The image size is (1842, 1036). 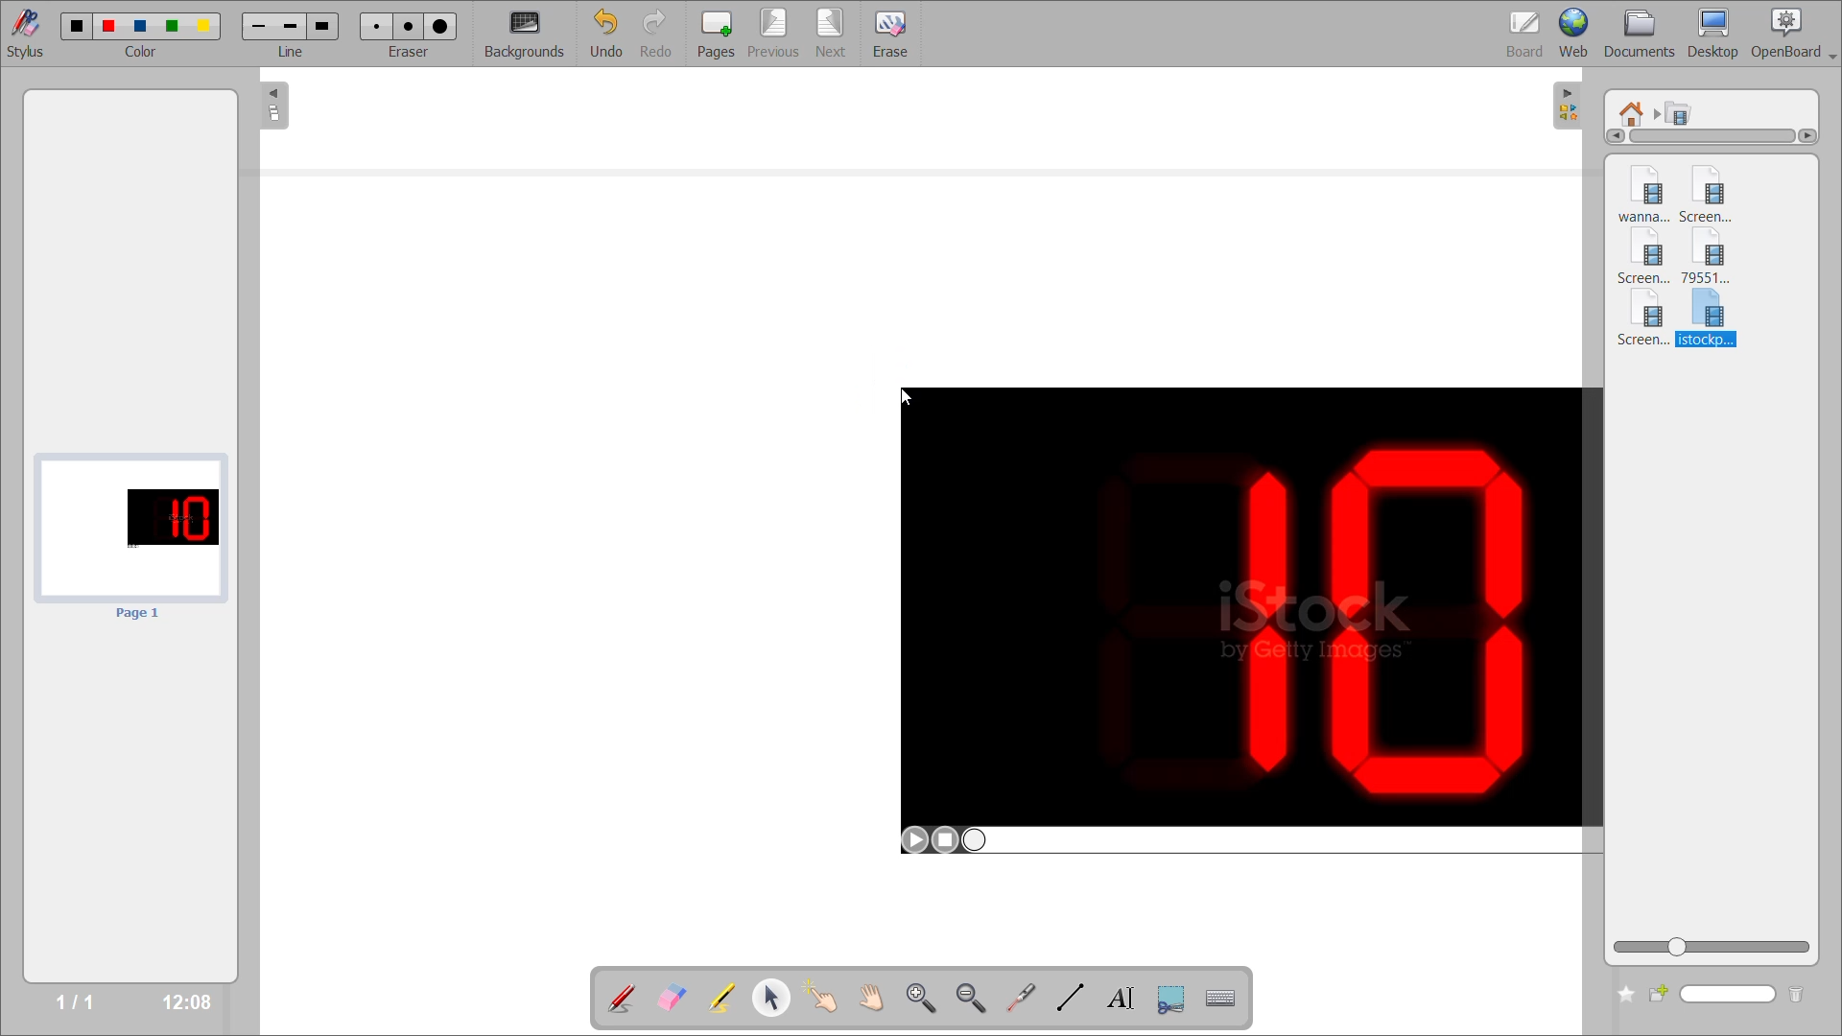 What do you see at coordinates (144, 54) in the screenshot?
I see `color ` at bounding box center [144, 54].